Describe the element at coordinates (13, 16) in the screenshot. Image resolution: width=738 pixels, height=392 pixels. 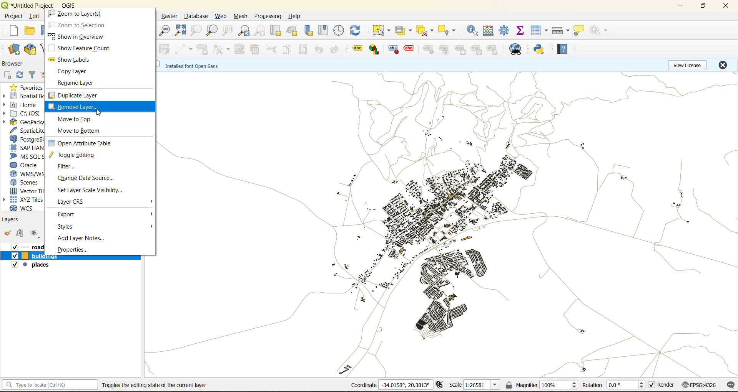
I see `project` at that location.